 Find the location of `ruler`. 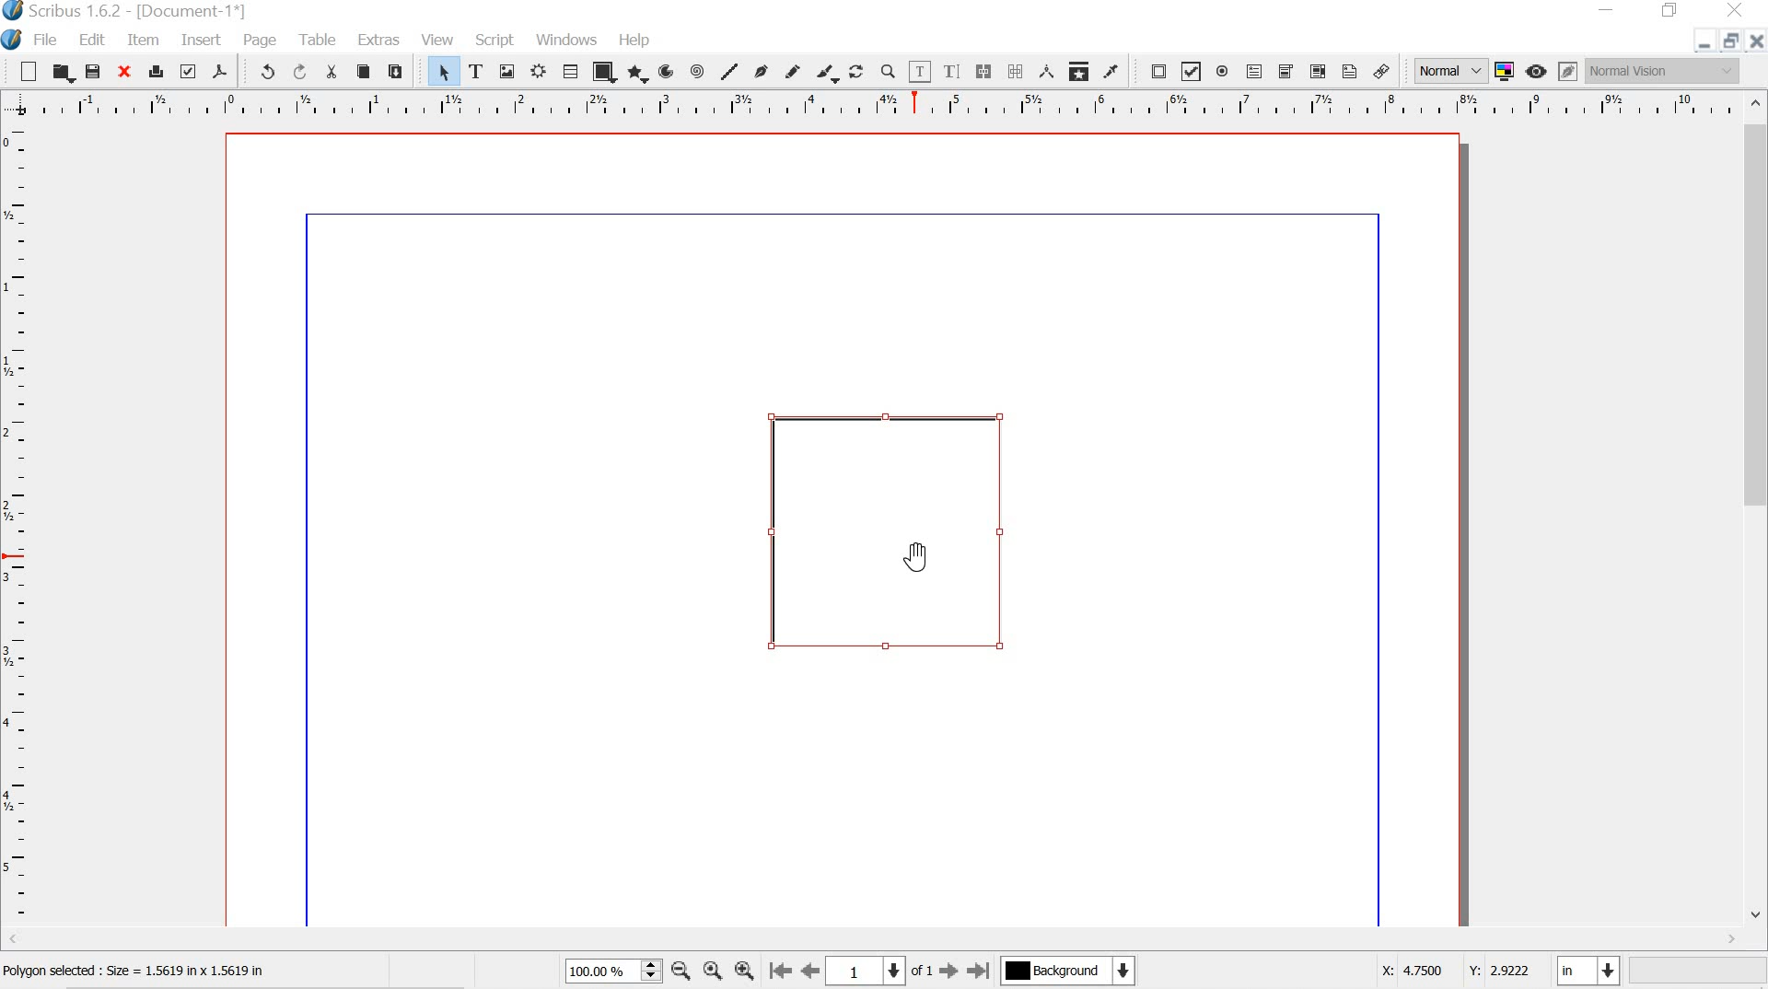

ruler is located at coordinates (869, 104).